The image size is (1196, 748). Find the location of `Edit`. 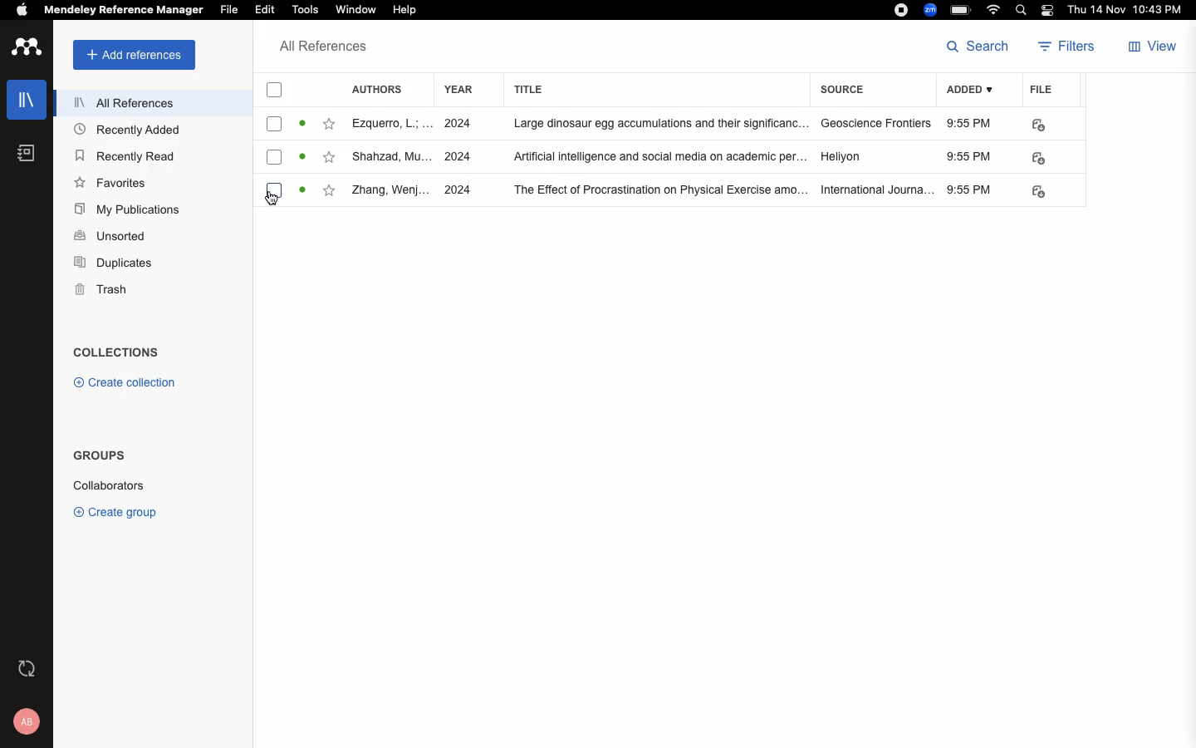

Edit is located at coordinates (266, 11).